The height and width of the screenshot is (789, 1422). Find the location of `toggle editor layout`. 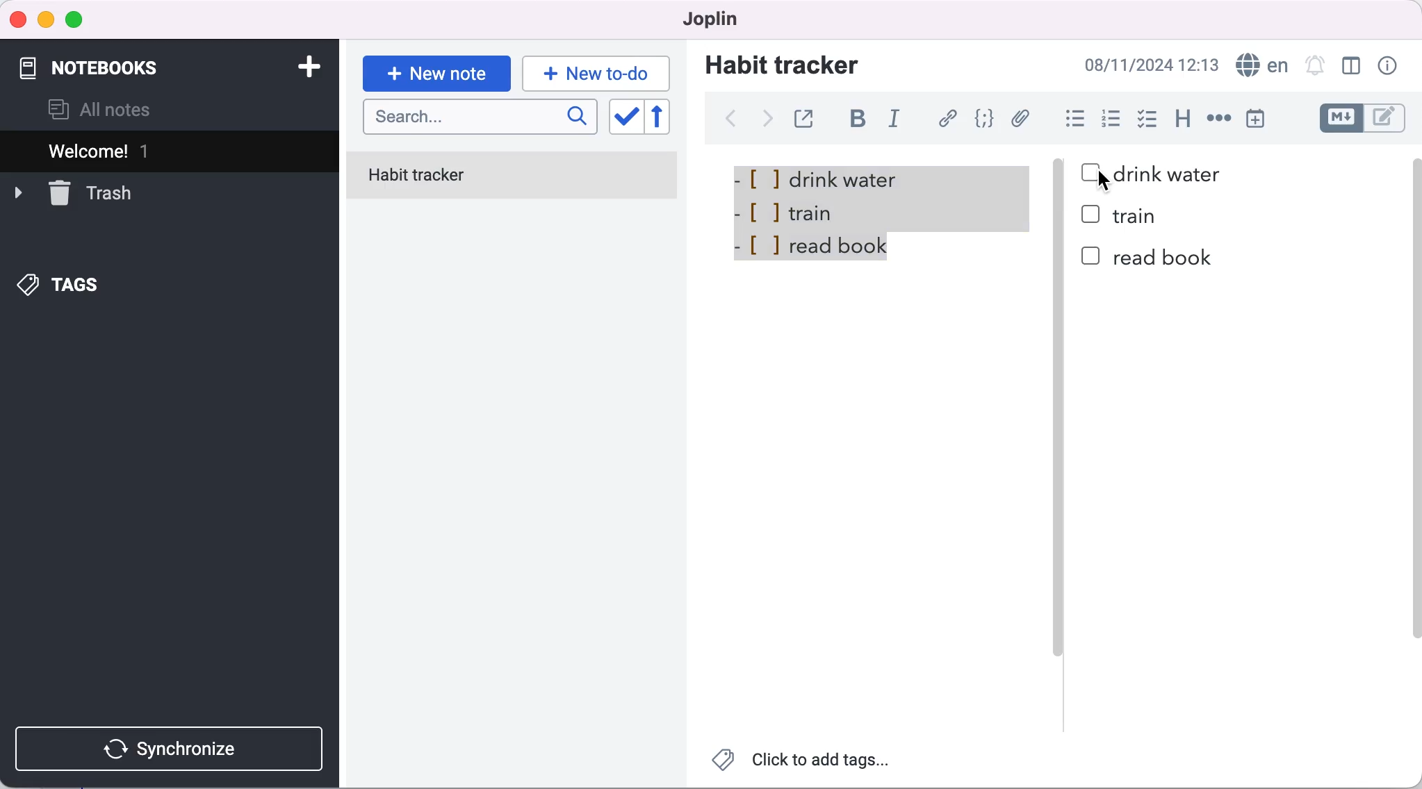

toggle editor layout is located at coordinates (1352, 66).